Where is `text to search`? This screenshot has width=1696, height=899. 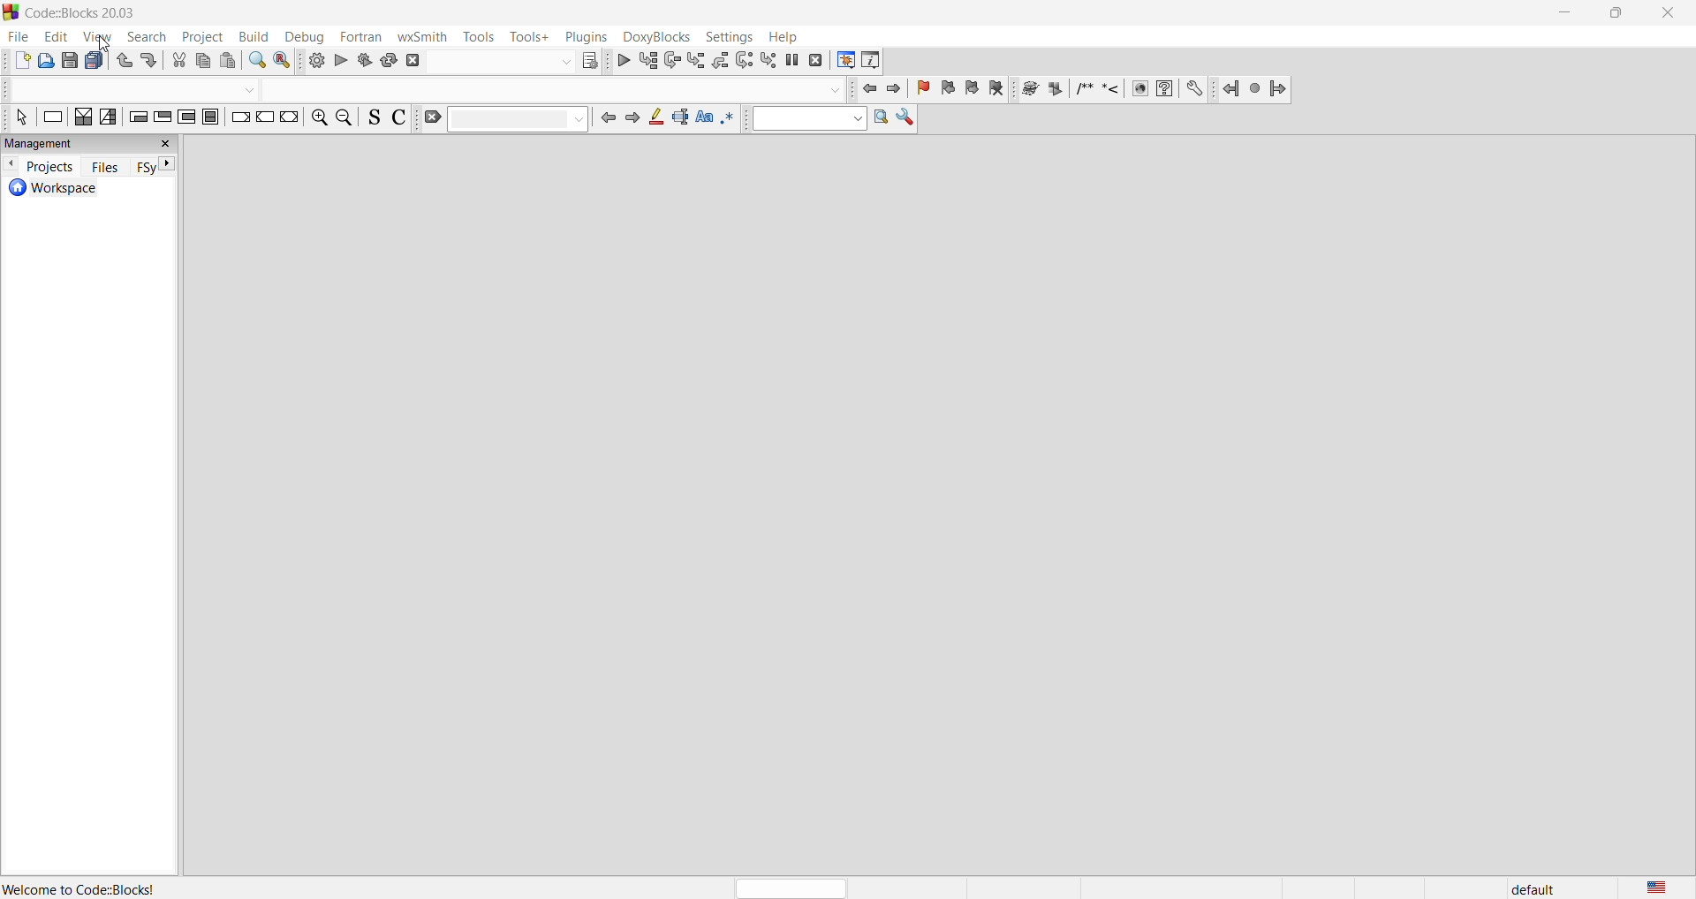 text to search is located at coordinates (809, 118).